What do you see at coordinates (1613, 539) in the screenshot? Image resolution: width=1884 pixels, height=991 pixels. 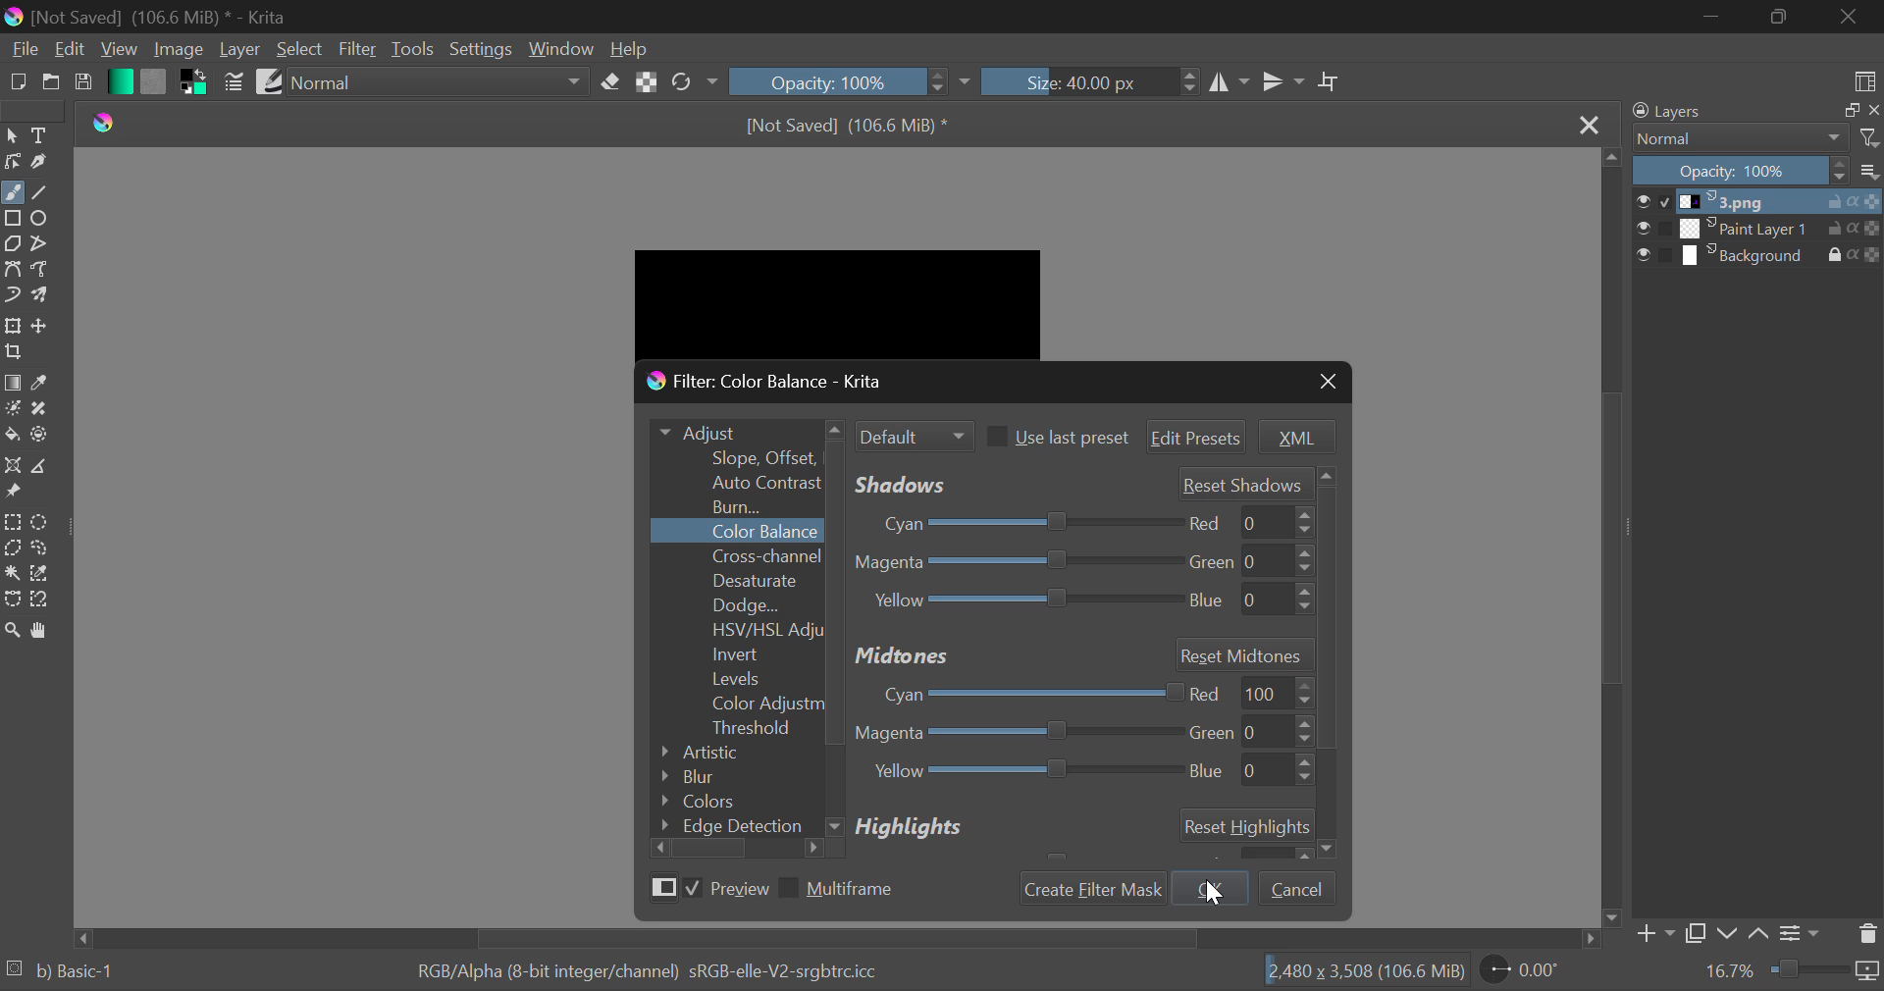 I see `Scroll Bar` at bounding box center [1613, 539].